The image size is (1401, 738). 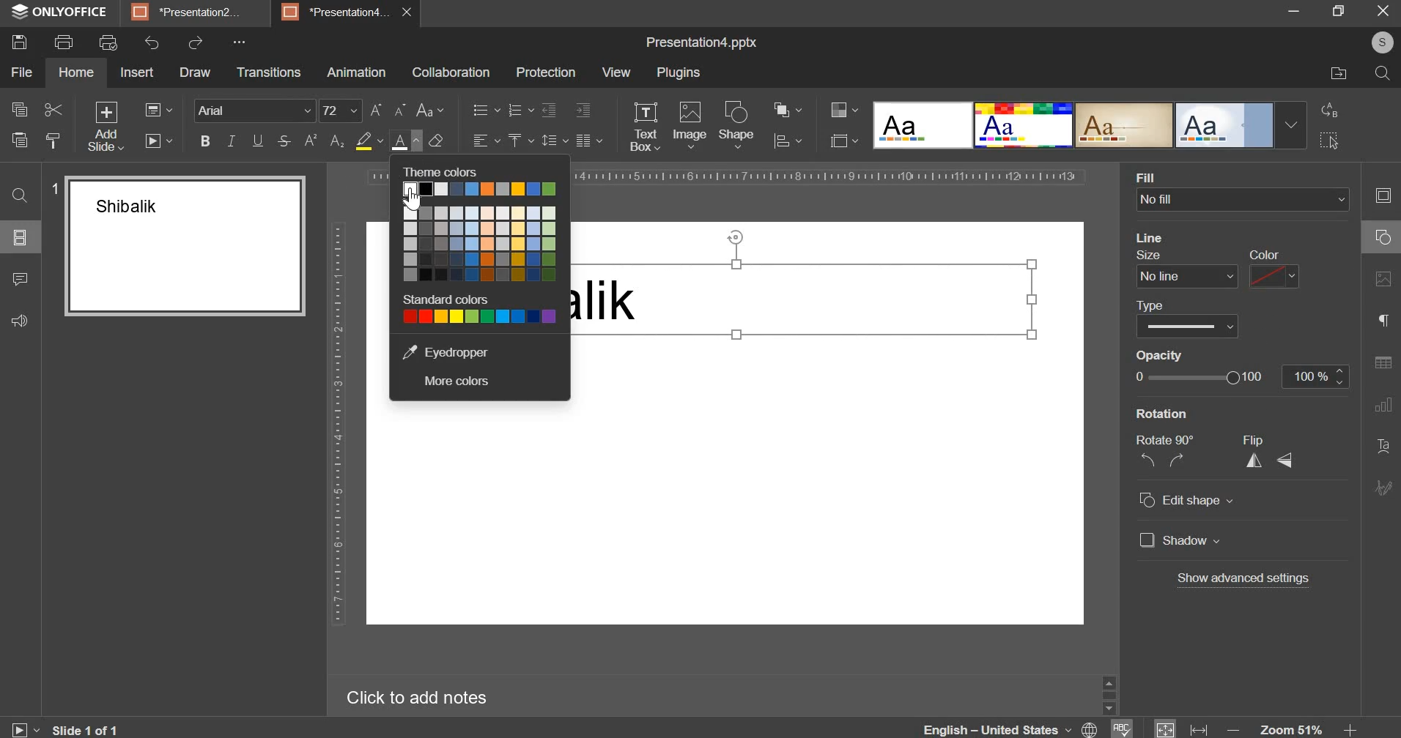 I want to click on vertical, so click(x=1255, y=462).